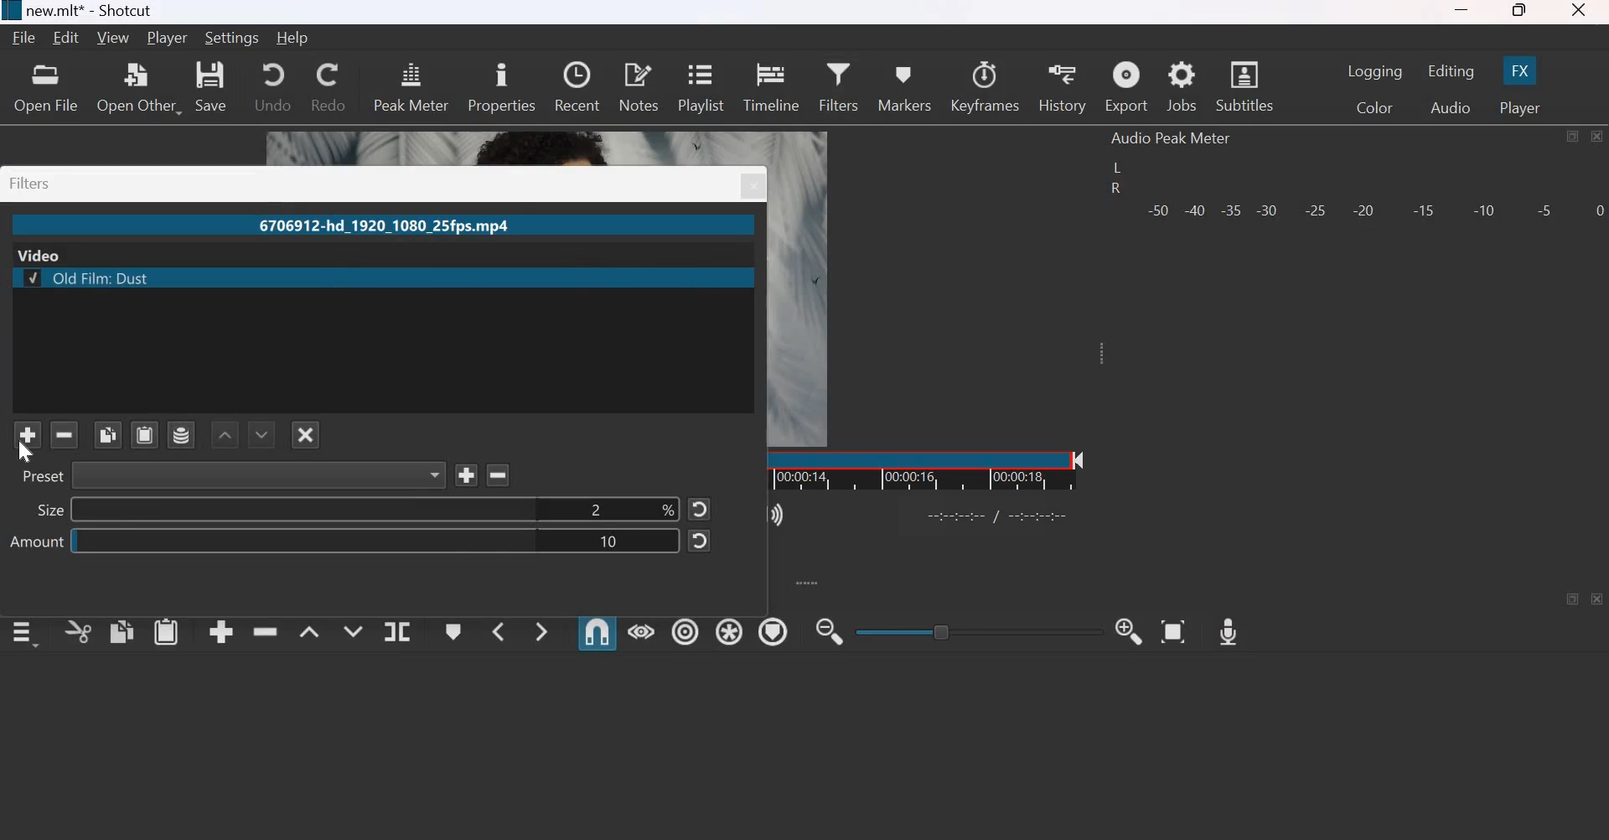 Image resolution: width=1609 pixels, height=840 pixels. I want to click on View, so click(112, 39).